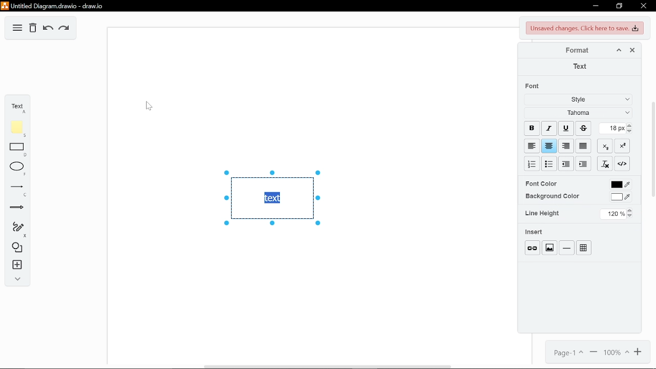  What do you see at coordinates (15, 209) in the screenshot?
I see `arrows` at bounding box center [15, 209].